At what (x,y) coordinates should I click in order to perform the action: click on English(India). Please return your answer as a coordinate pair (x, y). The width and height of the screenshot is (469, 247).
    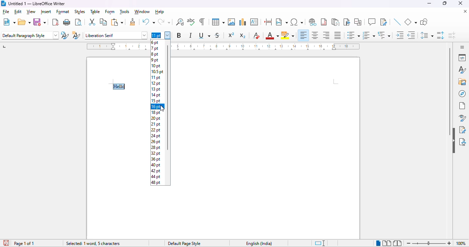
    Looking at the image, I should click on (260, 244).